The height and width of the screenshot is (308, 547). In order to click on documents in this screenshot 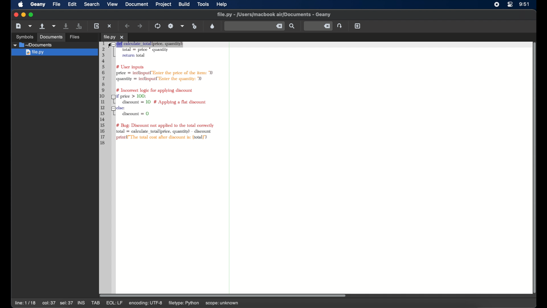, I will do `click(33, 45)`.